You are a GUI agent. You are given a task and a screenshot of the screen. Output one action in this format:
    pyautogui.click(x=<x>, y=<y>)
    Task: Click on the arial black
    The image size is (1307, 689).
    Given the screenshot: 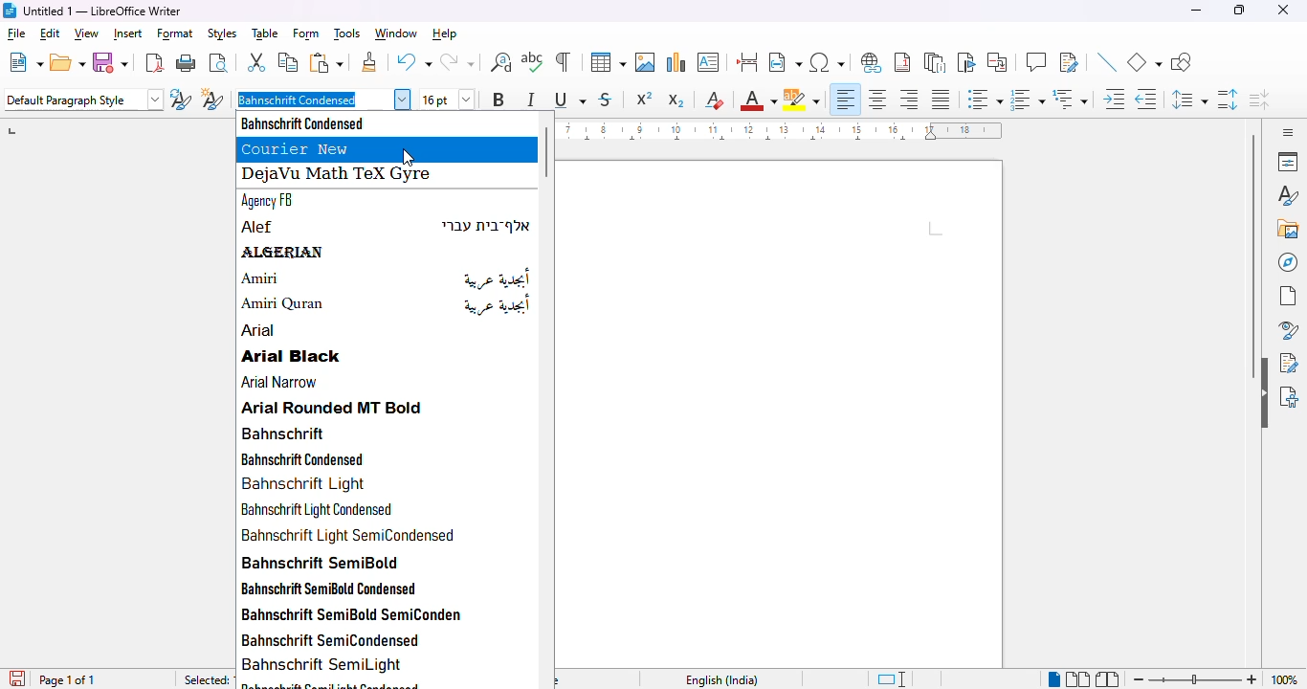 What is the action you would take?
    pyautogui.click(x=294, y=356)
    